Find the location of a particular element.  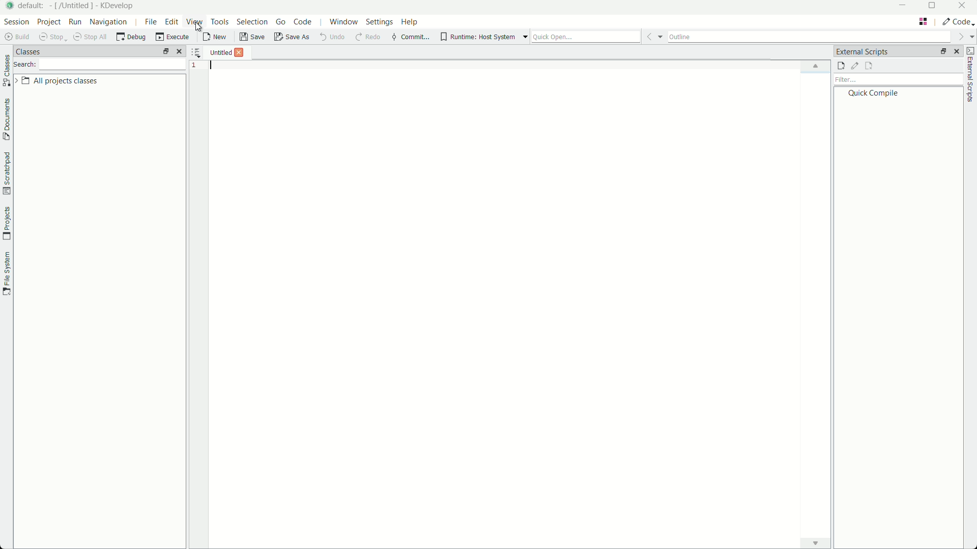

tab layout is located at coordinates (923, 23).